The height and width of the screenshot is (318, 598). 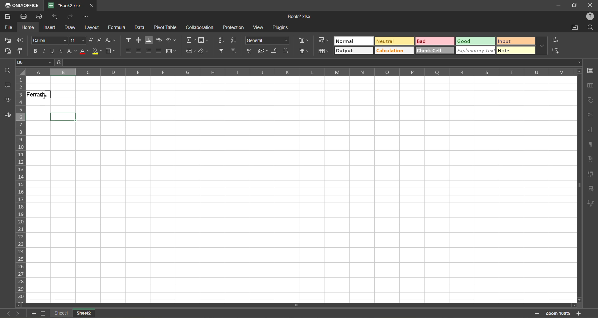 What do you see at coordinates (295, 305) in the screenshot?
I see `horizontal scrollbar` at bounding box center [295, 305].